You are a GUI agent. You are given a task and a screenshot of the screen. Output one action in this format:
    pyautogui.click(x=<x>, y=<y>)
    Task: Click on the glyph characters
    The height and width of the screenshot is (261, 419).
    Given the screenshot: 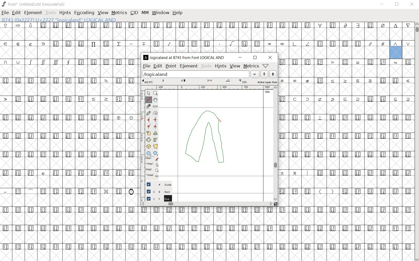 What is the action you would take?
    pyautogui.click(x=276, y=234)
    